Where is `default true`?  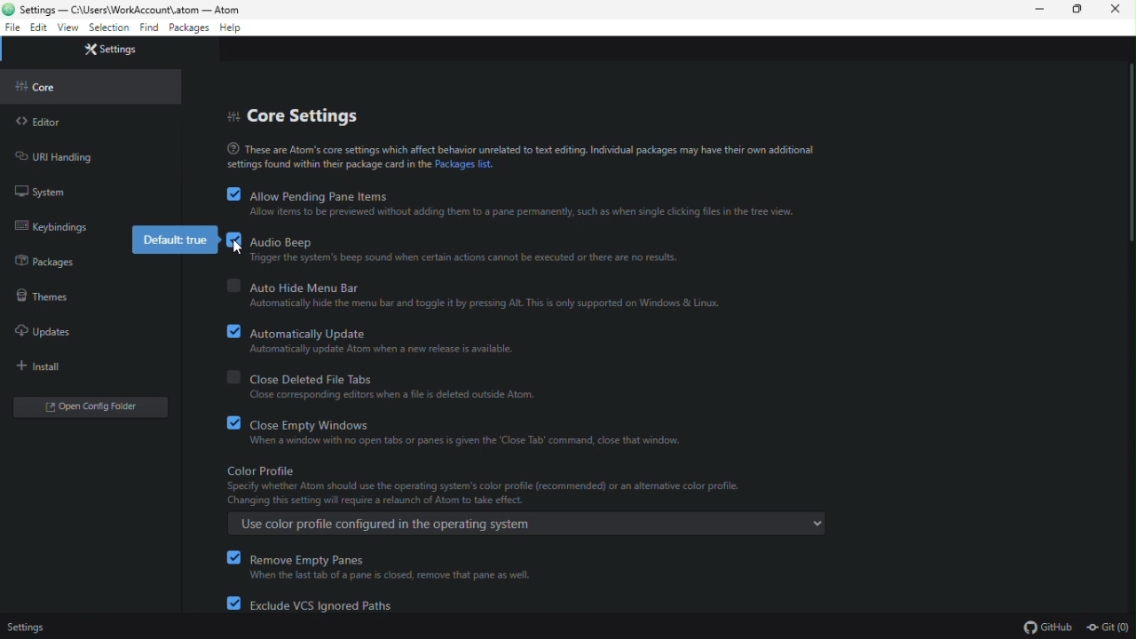 default true is located at coordinates (176, 239).